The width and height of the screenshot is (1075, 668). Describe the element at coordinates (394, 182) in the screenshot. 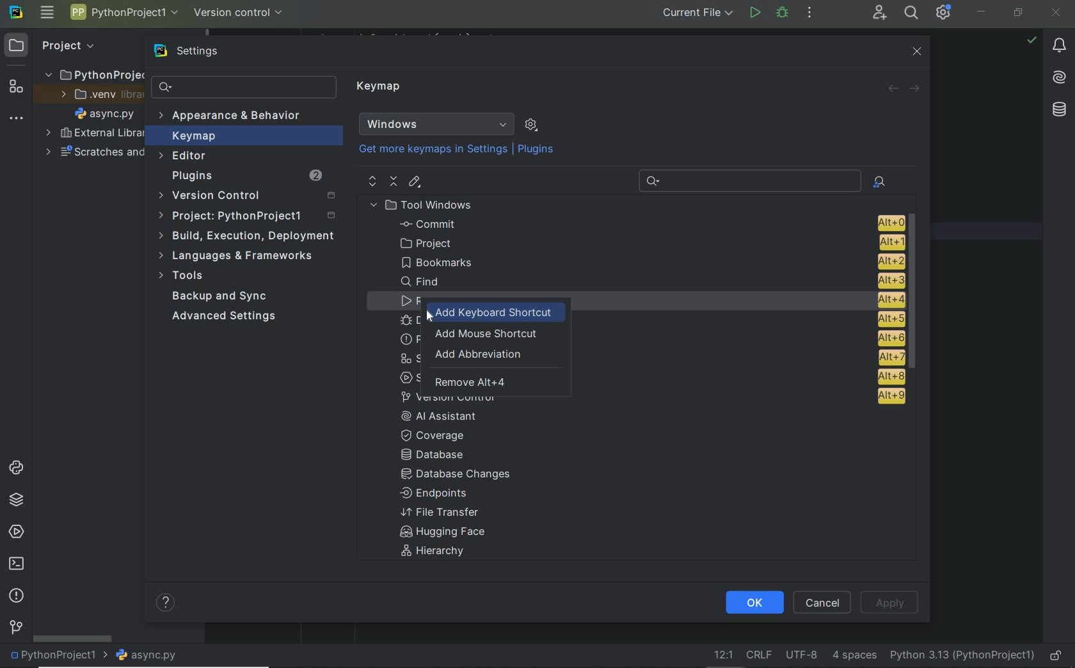

I see `collapse all` at that location.